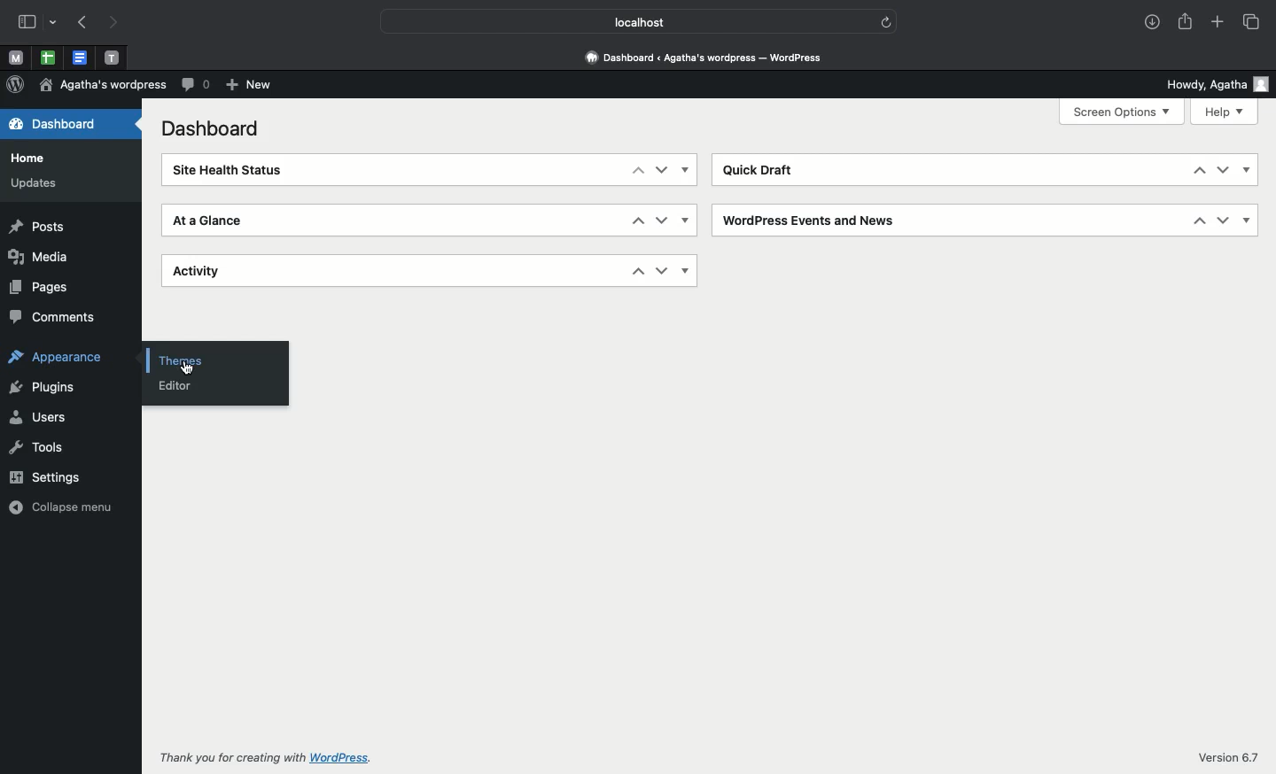  Describe the element at coordinates (269, 761) in the screenshot. I see `Thank you for creating with wordpress` at that location.